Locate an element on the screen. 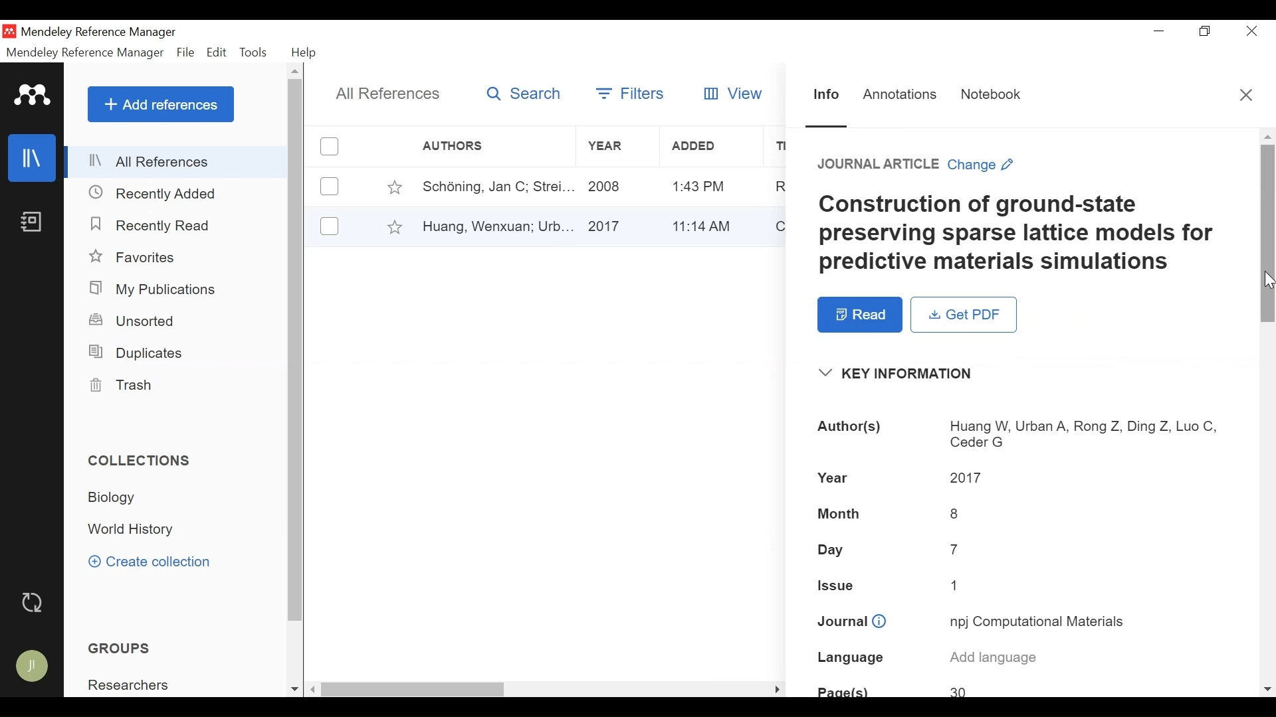 The width and height of the screenshot is (1276, 717). Title is located at coordinates (1029, 234).